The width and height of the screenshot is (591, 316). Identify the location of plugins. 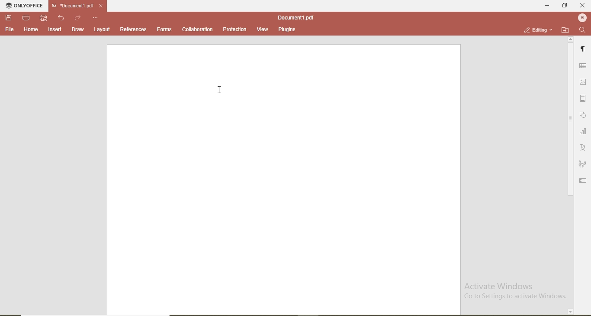
(288, 30).